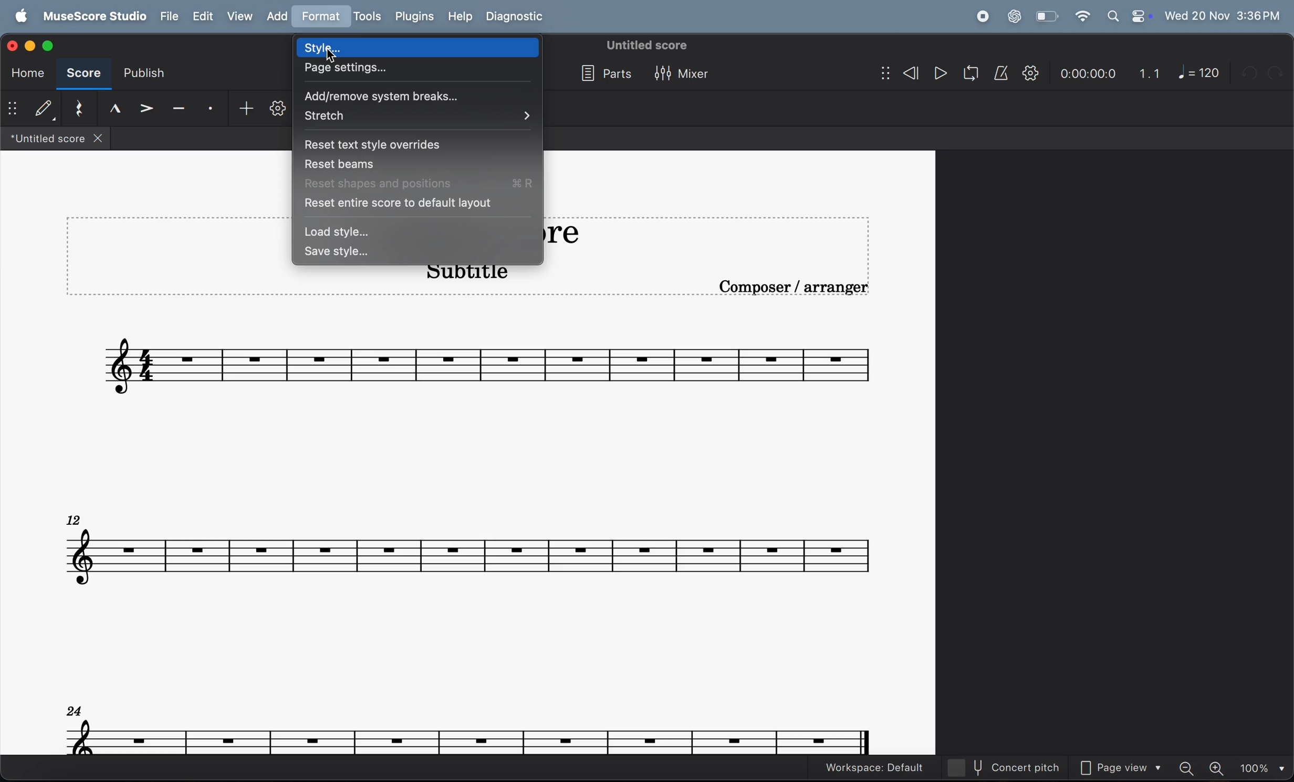 The width and height of the screenshot is (1294, 782). What do you see at coordinates (419, 71) in the screenshot?
I see `page setting` at bounding box center [419, 71].